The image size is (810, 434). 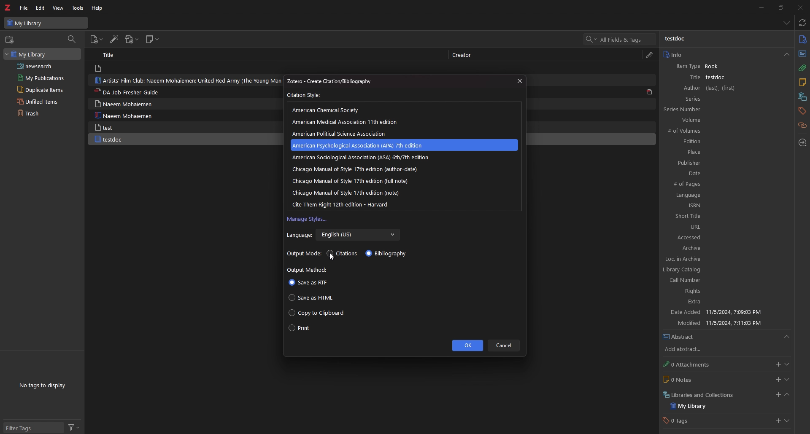 I want to click on testdoc, so click(x=110, y=139).